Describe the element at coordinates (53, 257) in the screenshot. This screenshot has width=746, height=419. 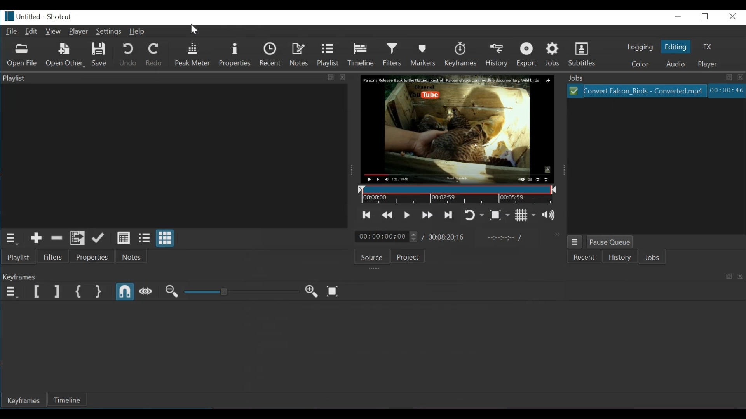
I see `Filter` at that location.